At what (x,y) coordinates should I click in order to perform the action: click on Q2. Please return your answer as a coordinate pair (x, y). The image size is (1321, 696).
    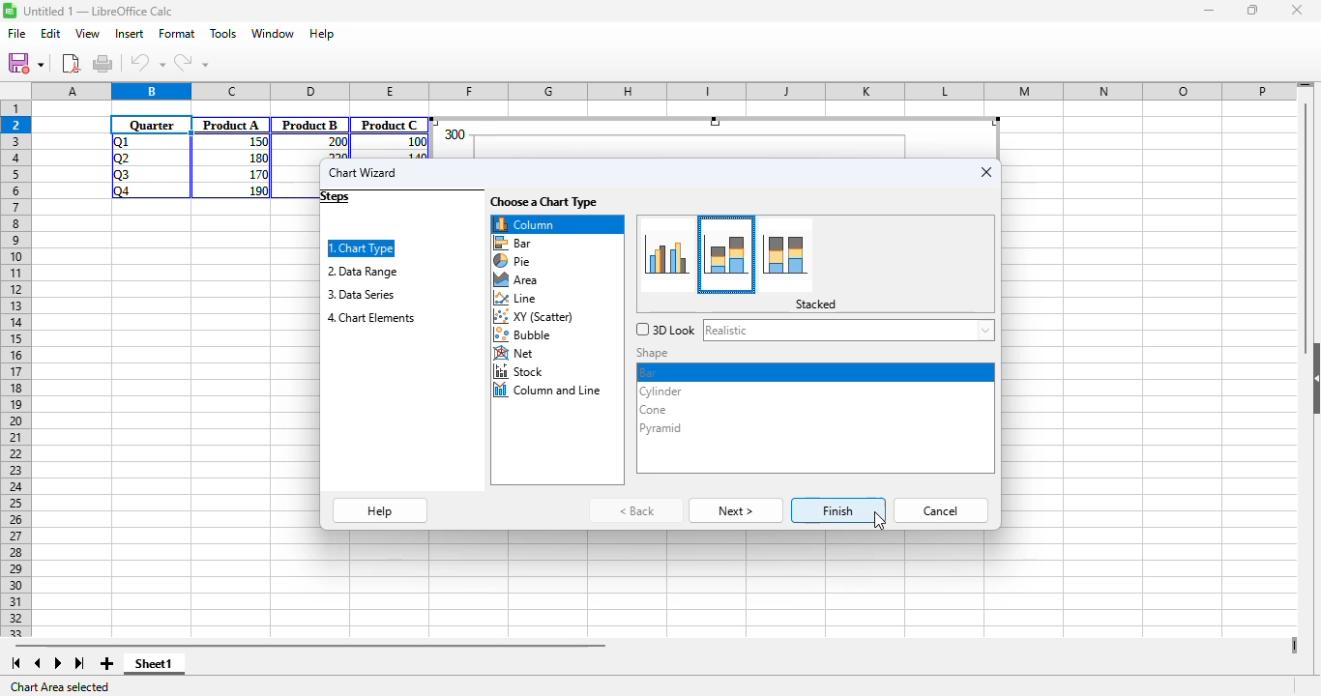
    Looking at the image, I should click on (122, 159).